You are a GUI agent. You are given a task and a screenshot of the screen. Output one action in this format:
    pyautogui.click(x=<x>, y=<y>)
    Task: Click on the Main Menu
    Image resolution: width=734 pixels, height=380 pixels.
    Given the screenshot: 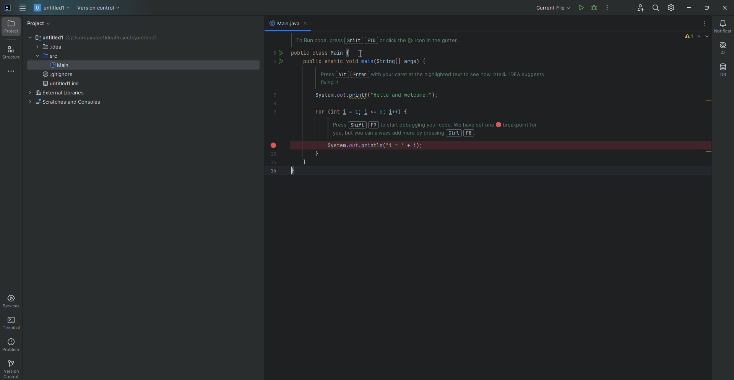 What is the action you would take?
    pyautogui.click(x=23, y=8)
    